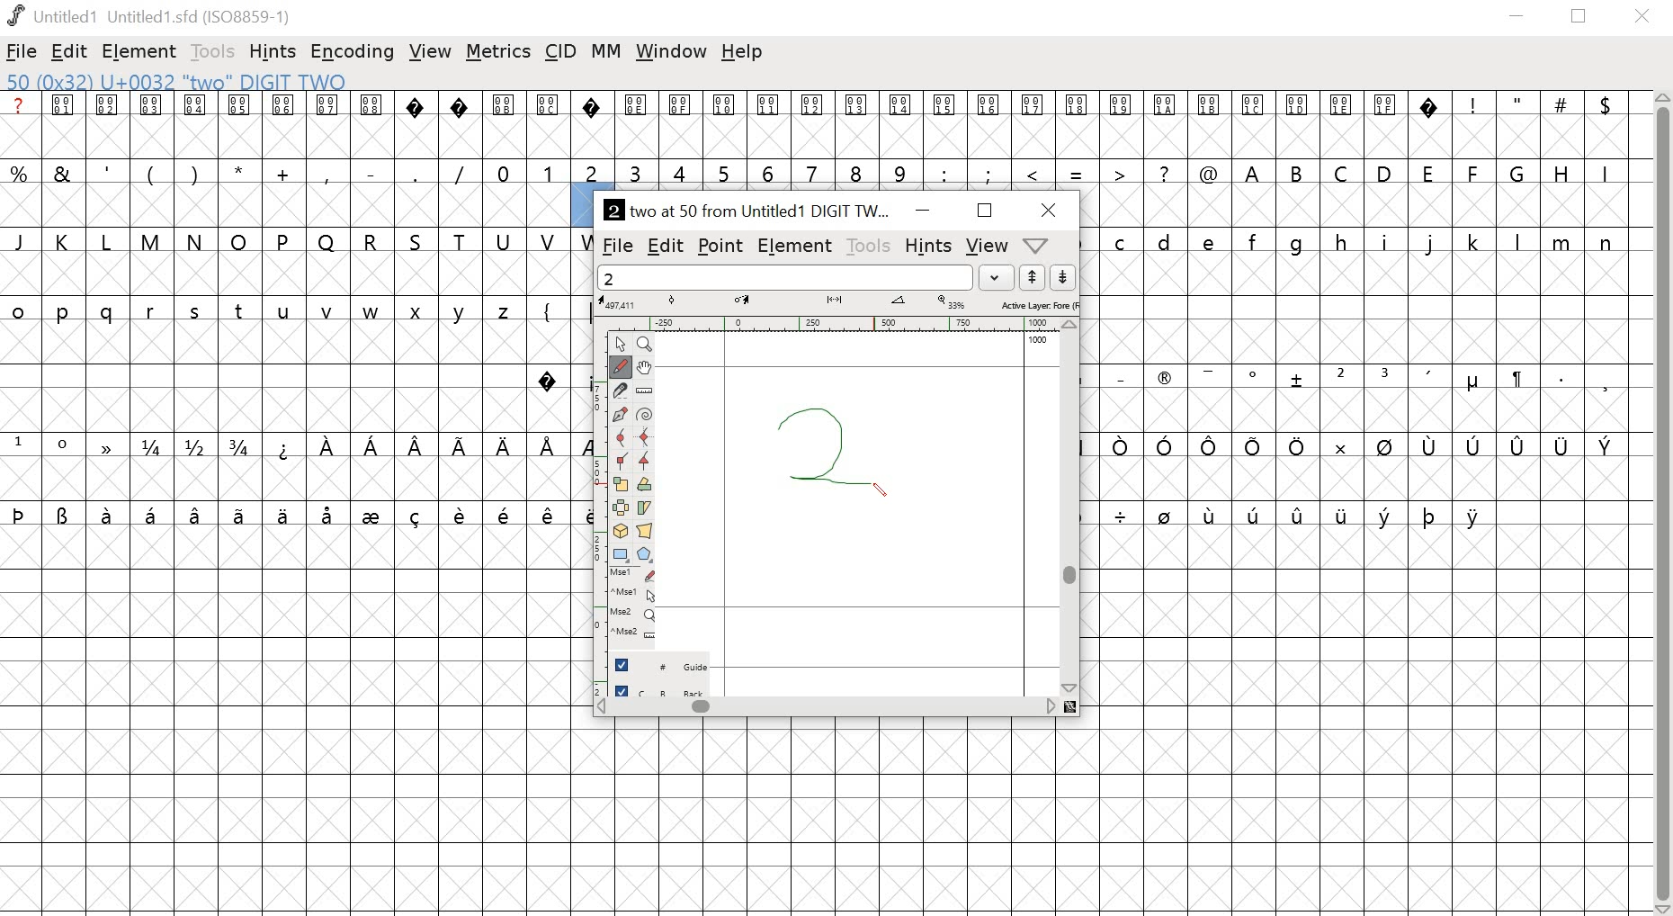  Describe the element at coordinates (622, 415) in the screenshot. I see `pen` at that location.